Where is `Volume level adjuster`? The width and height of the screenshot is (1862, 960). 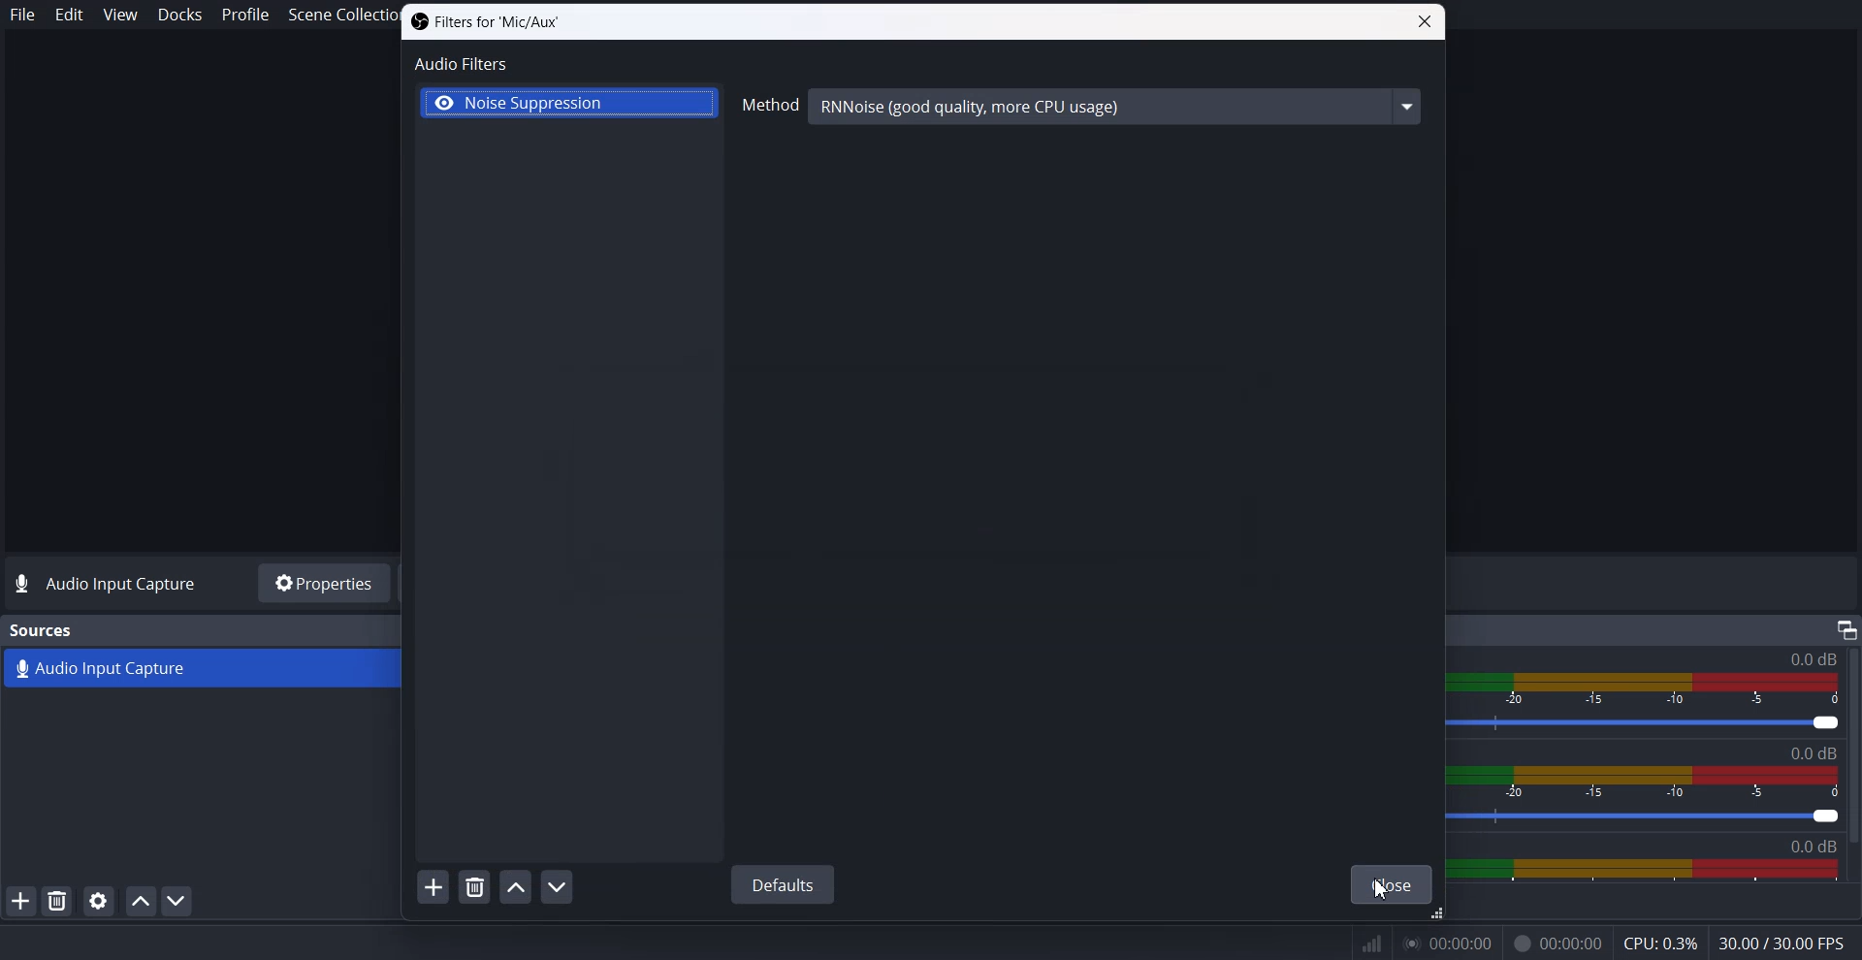 Volume level adjuster is located at coordinates (1653, 818).